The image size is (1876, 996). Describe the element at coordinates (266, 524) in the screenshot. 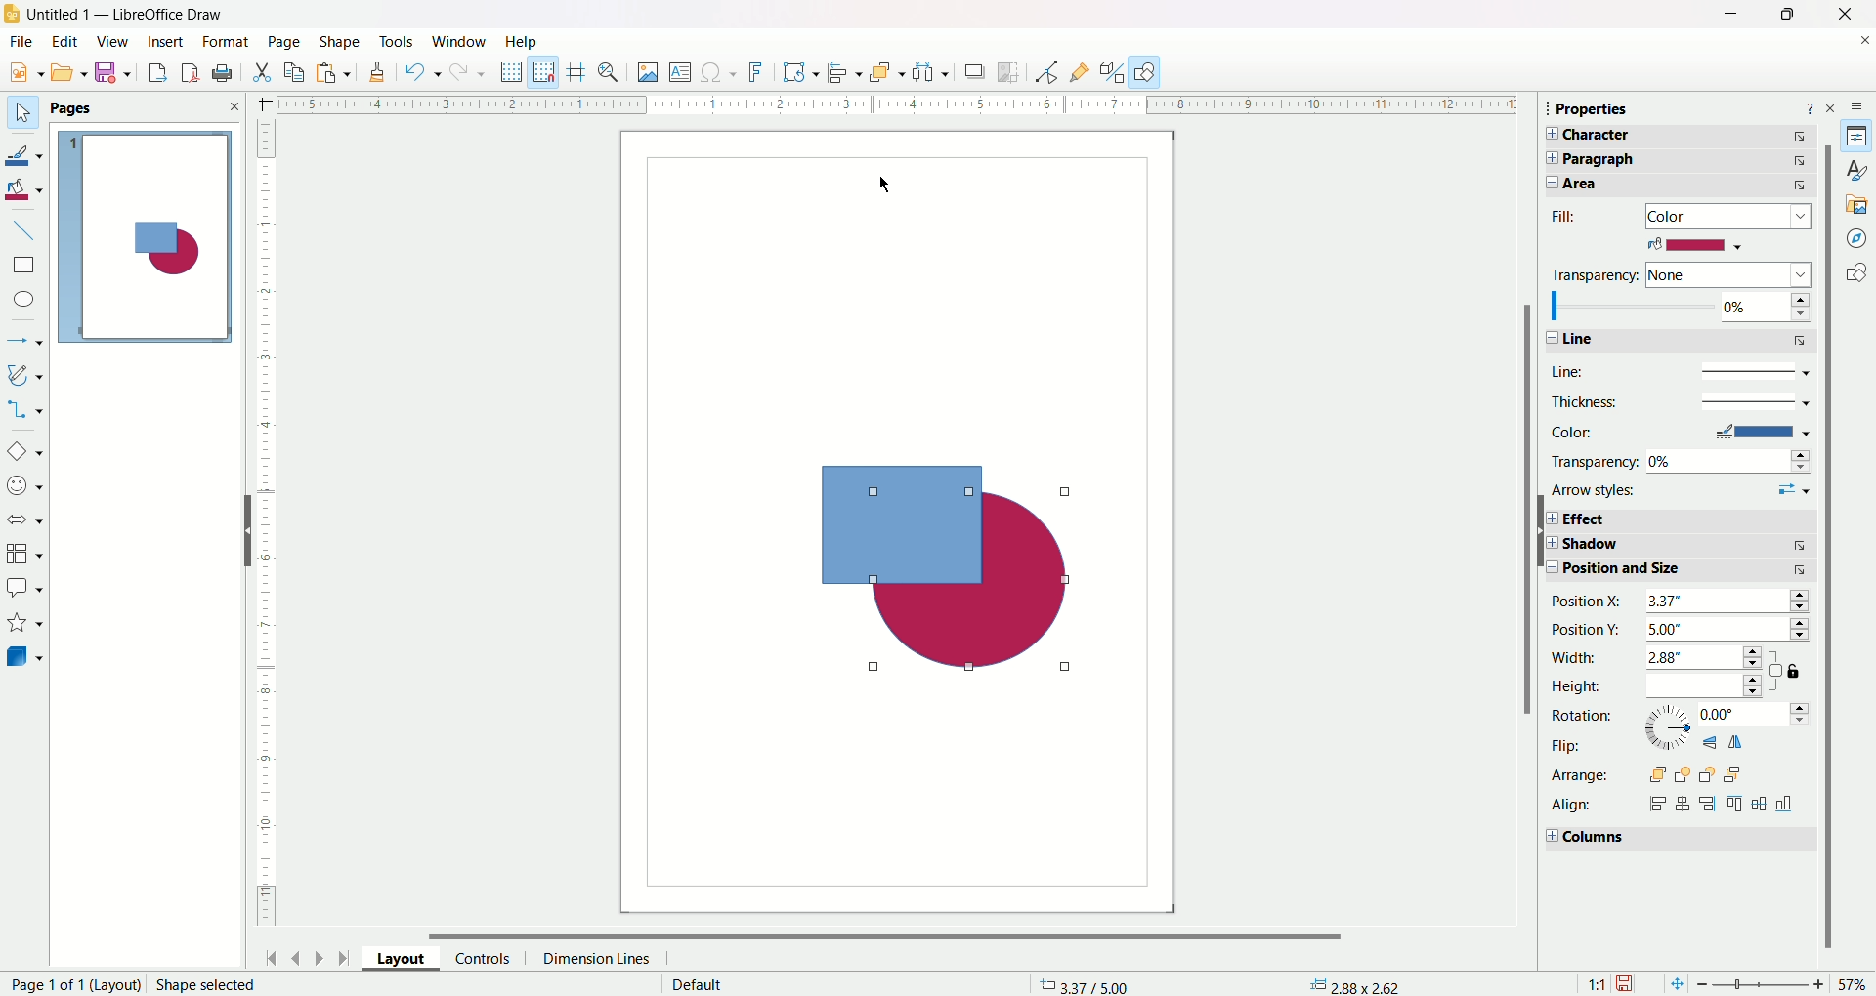

I see `vertical ruler` at that location.